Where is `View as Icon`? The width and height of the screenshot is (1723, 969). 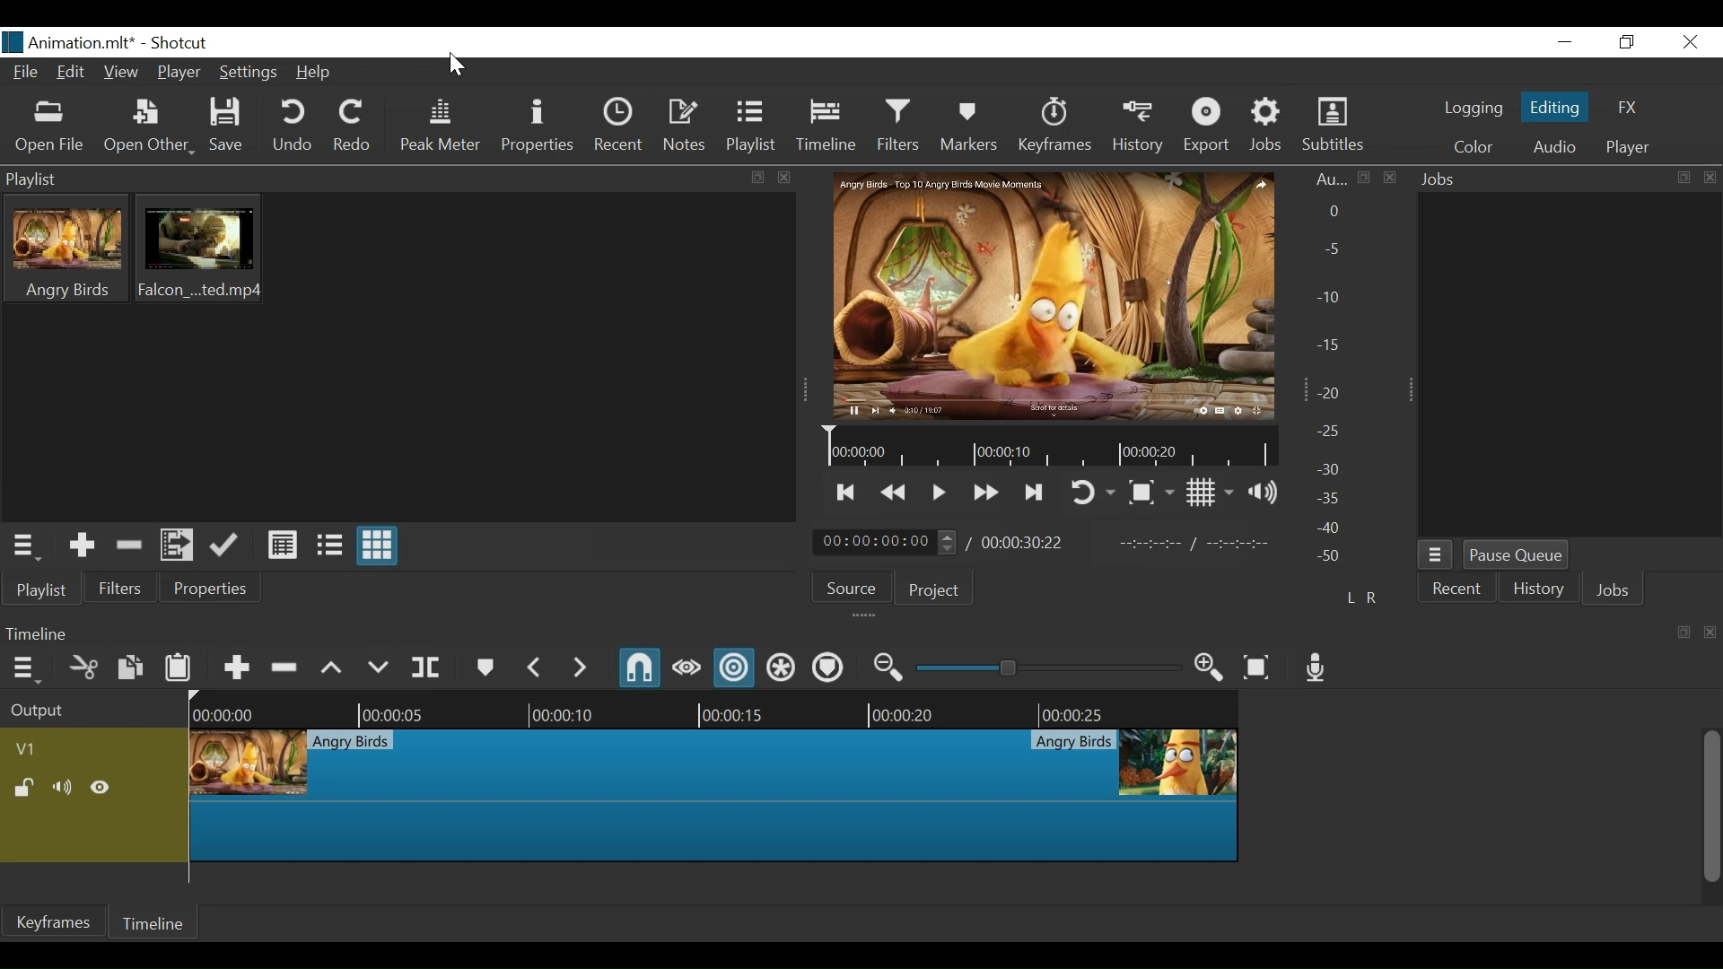 View as Icon is located at coordinates (379, 546).